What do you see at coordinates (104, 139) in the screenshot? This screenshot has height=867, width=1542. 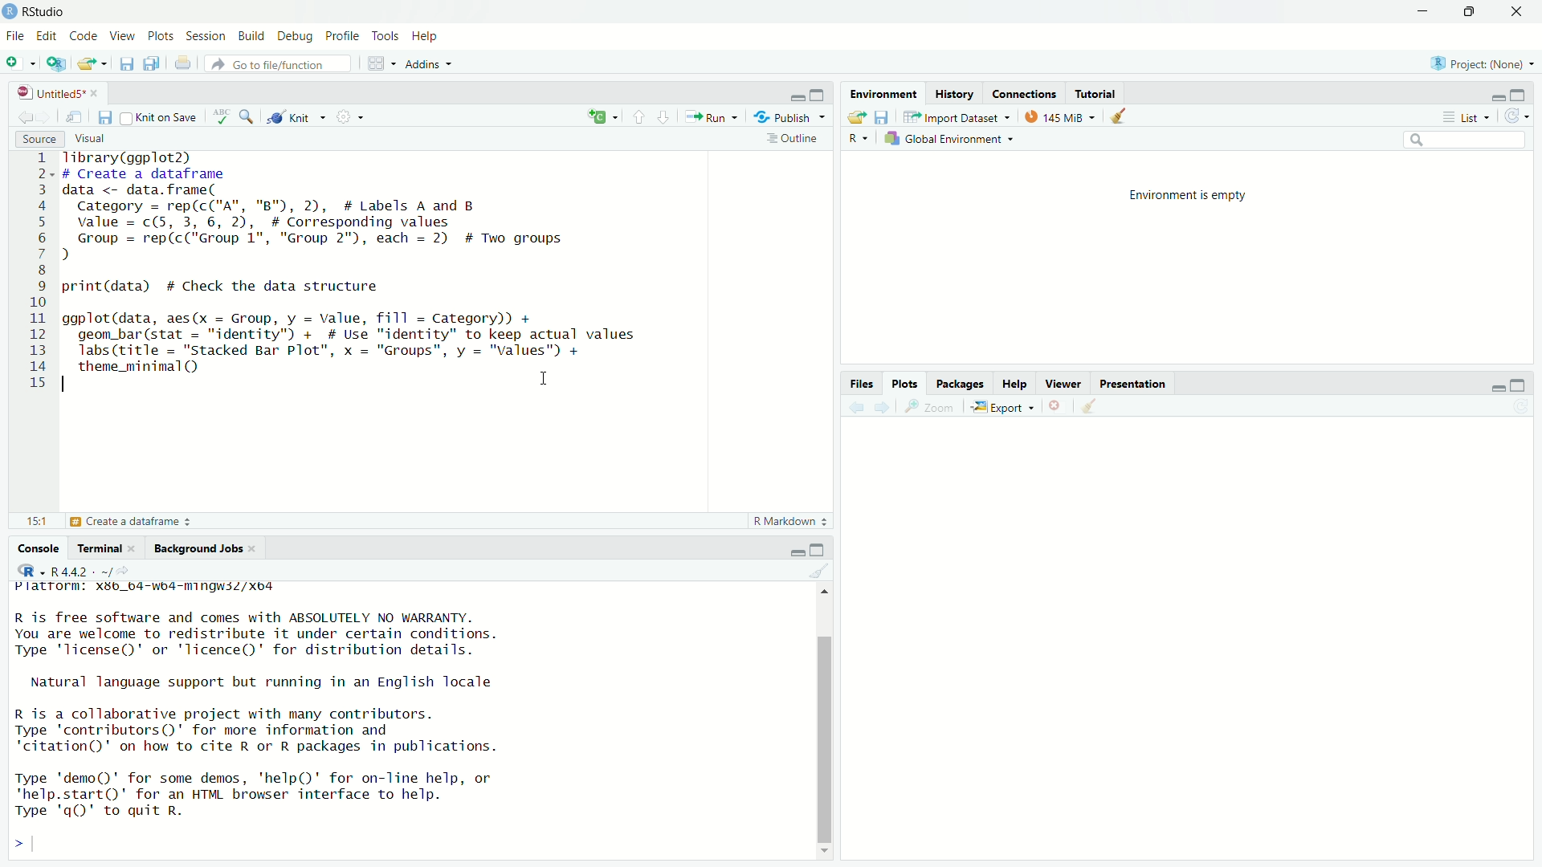 I see `Visual` at bounding box center [104, 139].